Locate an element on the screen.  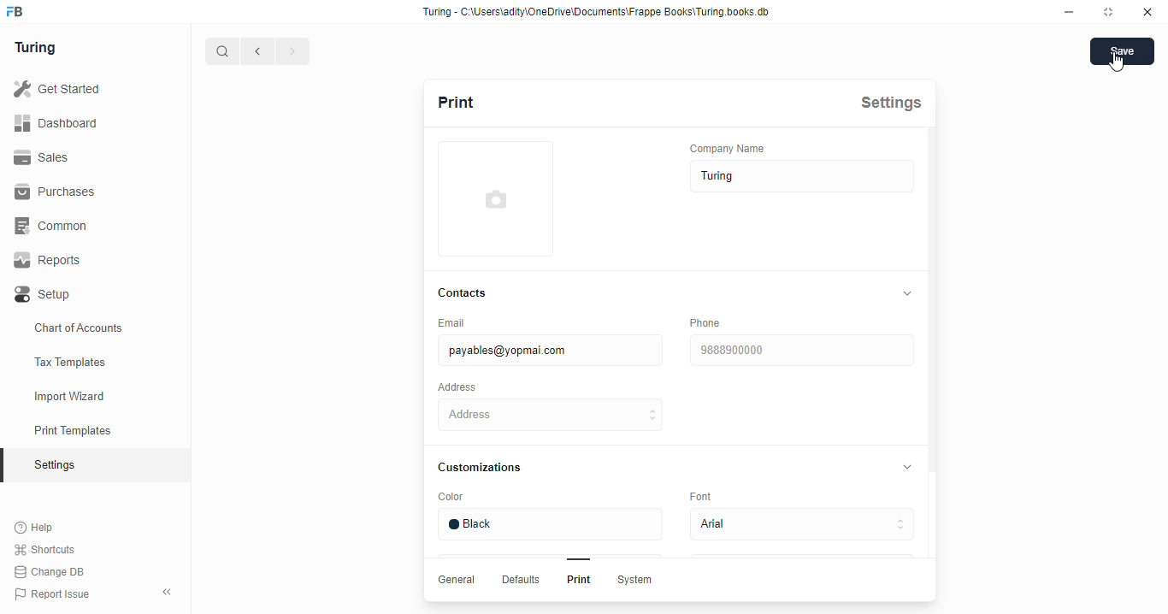
Tax Templates is located at coordinates (94, 363).